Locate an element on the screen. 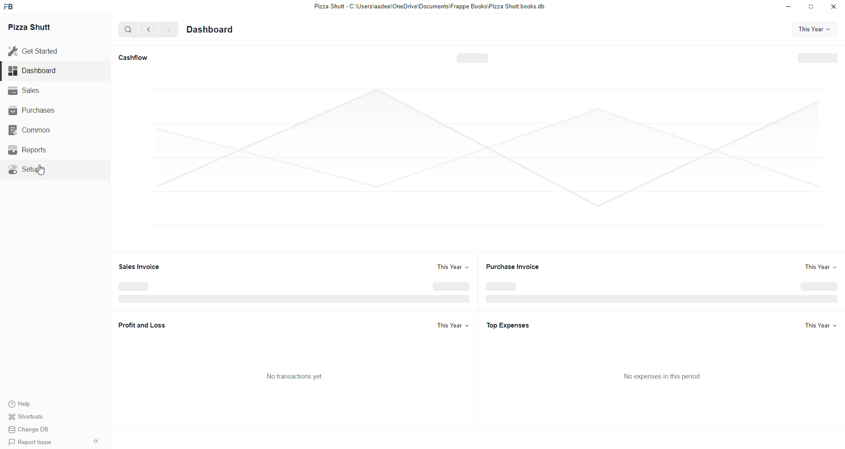  Reports is located at coordinates (38, 151).